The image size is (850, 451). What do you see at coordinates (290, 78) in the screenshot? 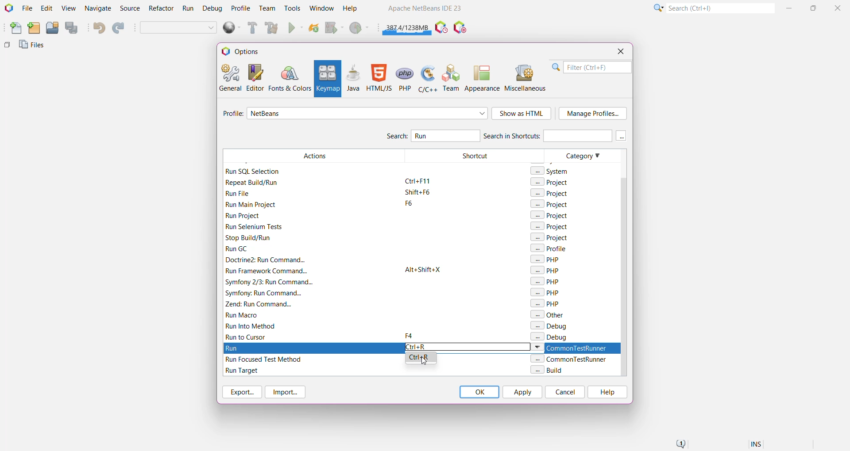
I see `Fonts and Colors` at bounding box center [290, 78].